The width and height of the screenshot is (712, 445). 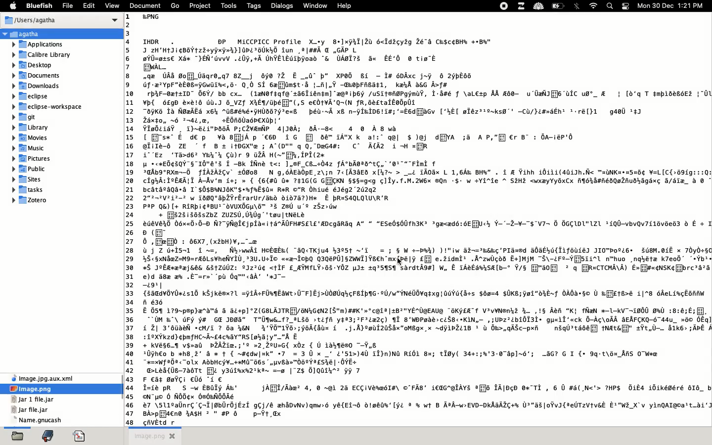 I want to click on music, so click(x=29, y=147).